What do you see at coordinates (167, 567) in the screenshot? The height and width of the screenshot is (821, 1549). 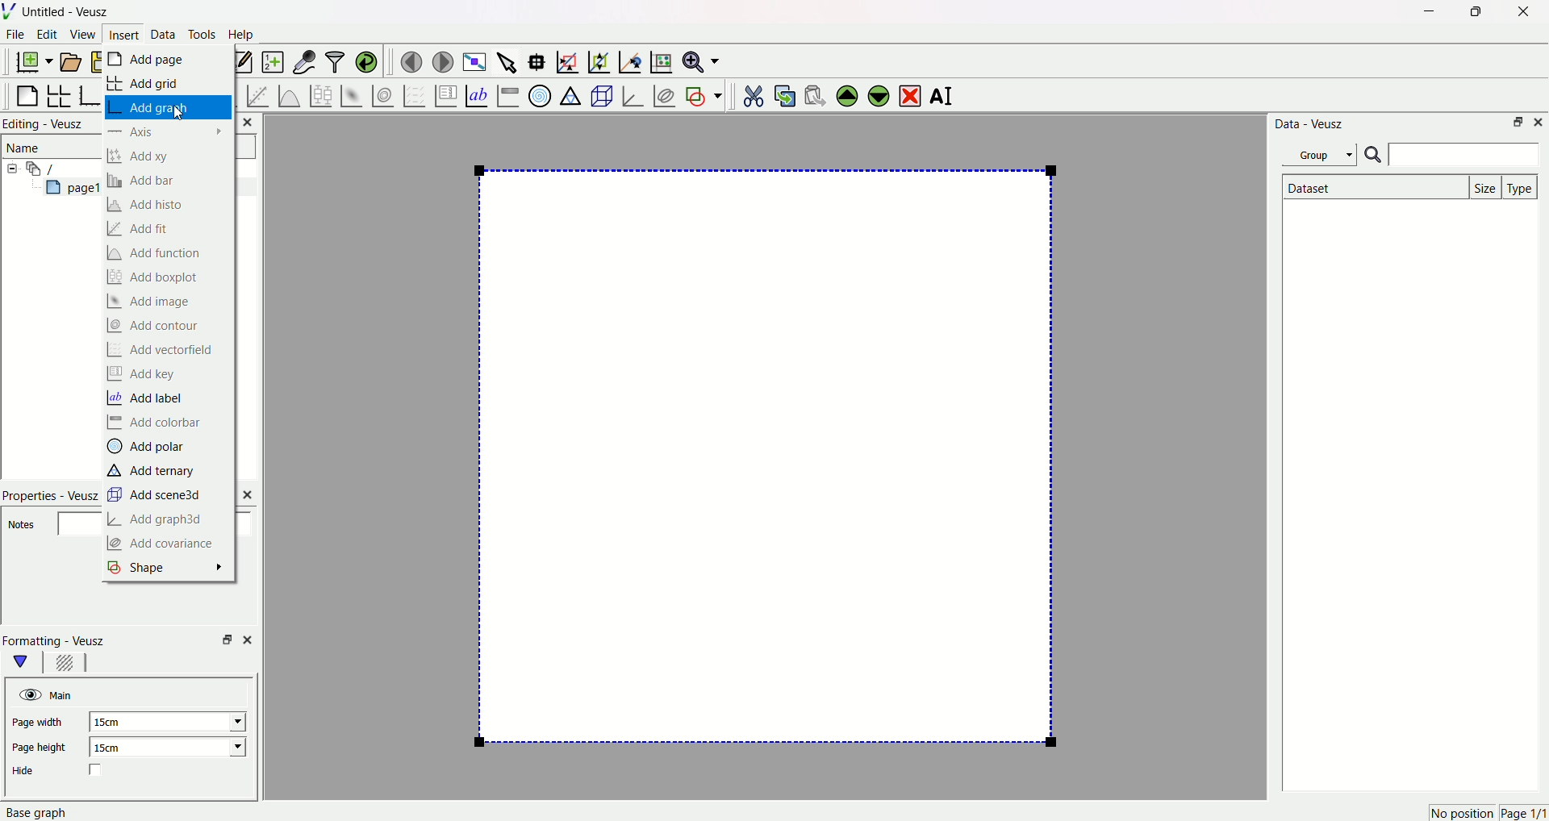 I see `Shape` at bounding box center [167, 567].